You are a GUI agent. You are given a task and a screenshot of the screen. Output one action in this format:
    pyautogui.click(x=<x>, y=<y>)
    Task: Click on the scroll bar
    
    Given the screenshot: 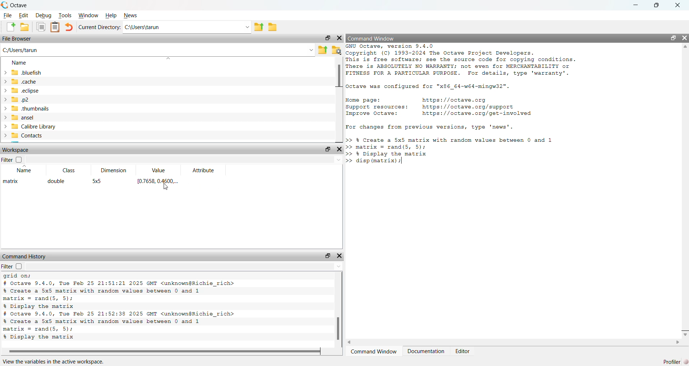 What is the action you would take?
    pyautogui.click(x=337, y=308)
    